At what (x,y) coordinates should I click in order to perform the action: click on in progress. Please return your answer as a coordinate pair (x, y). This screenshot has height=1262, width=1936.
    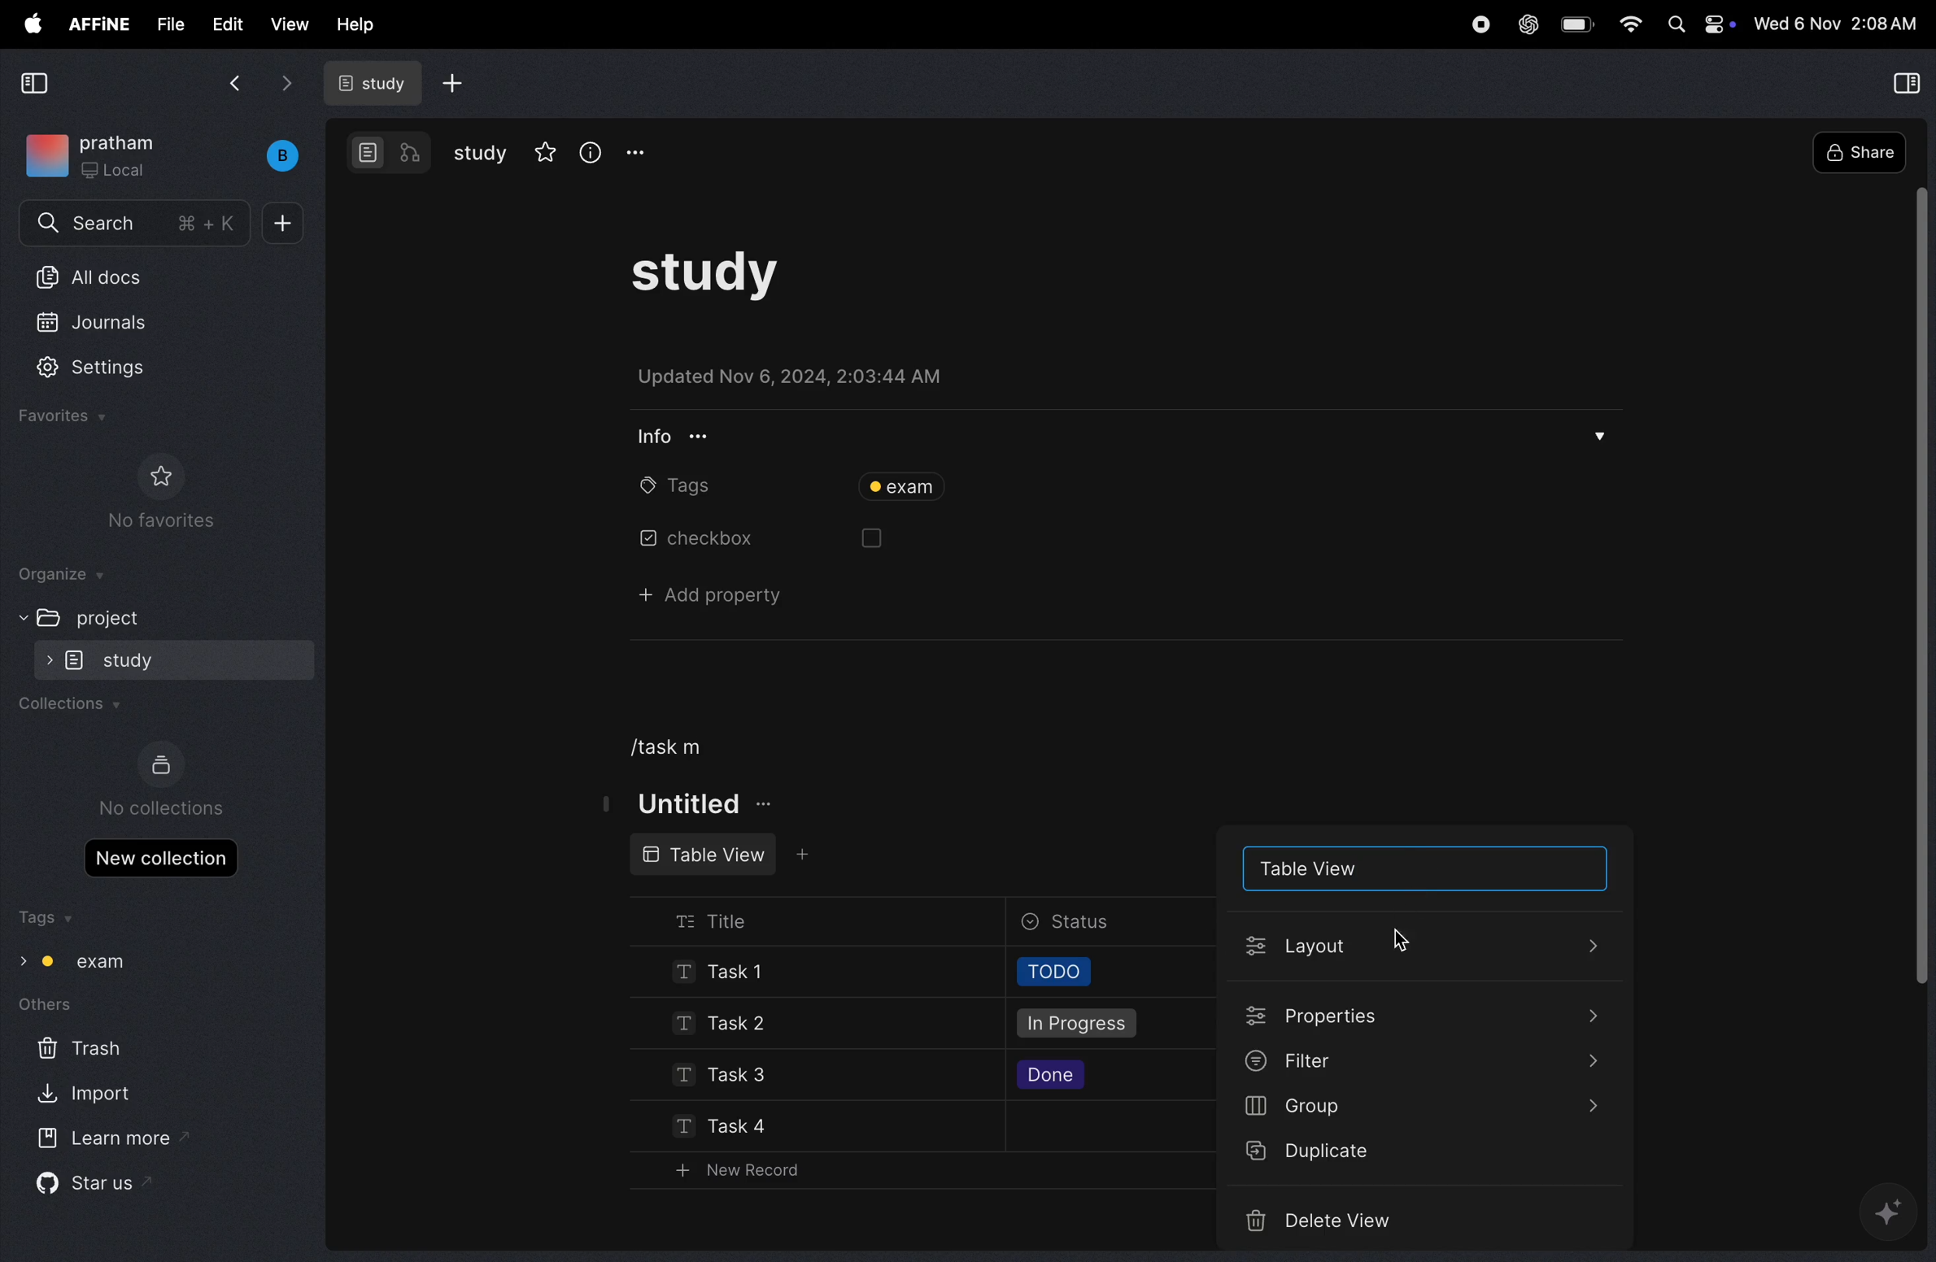
    Looking at the image, I should click on (1072, 1026).